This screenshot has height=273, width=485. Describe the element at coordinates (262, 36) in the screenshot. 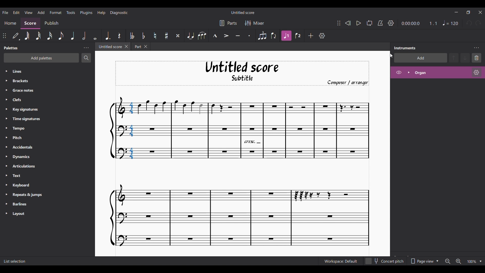

I see `Tuplet` at that location.